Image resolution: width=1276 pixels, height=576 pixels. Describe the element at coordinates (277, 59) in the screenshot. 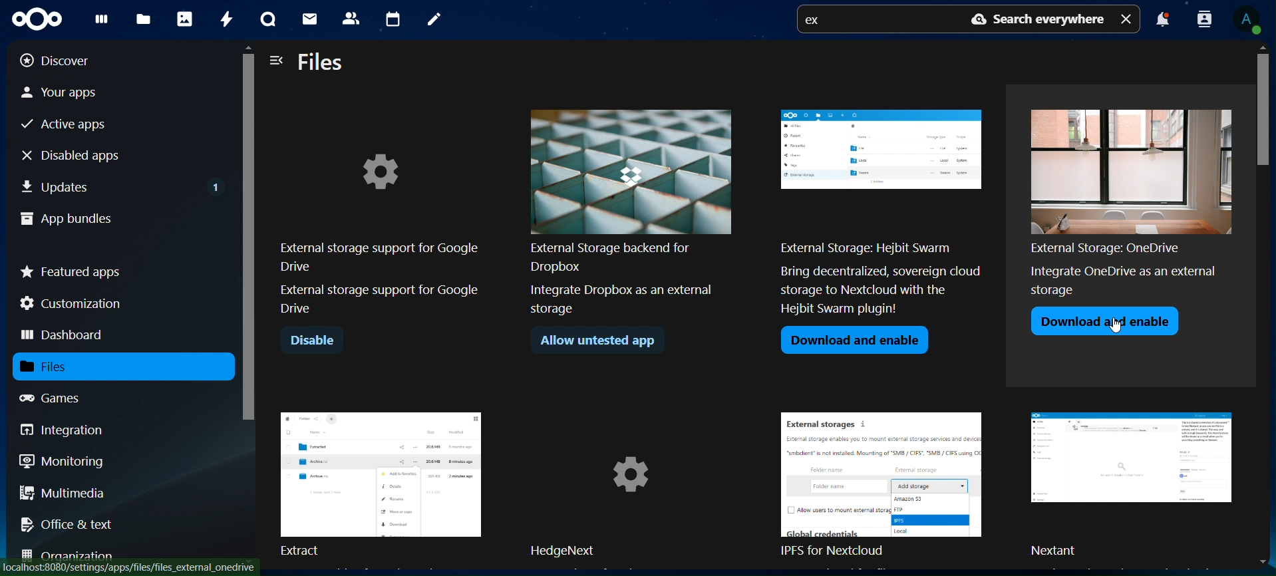

I see `close navigation` at that location.